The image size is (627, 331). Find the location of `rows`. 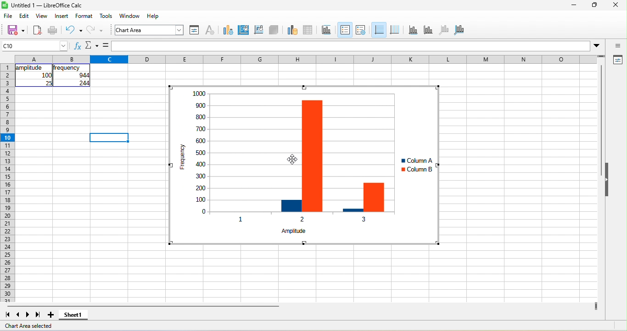

rows is located at coordinates (7, 183).